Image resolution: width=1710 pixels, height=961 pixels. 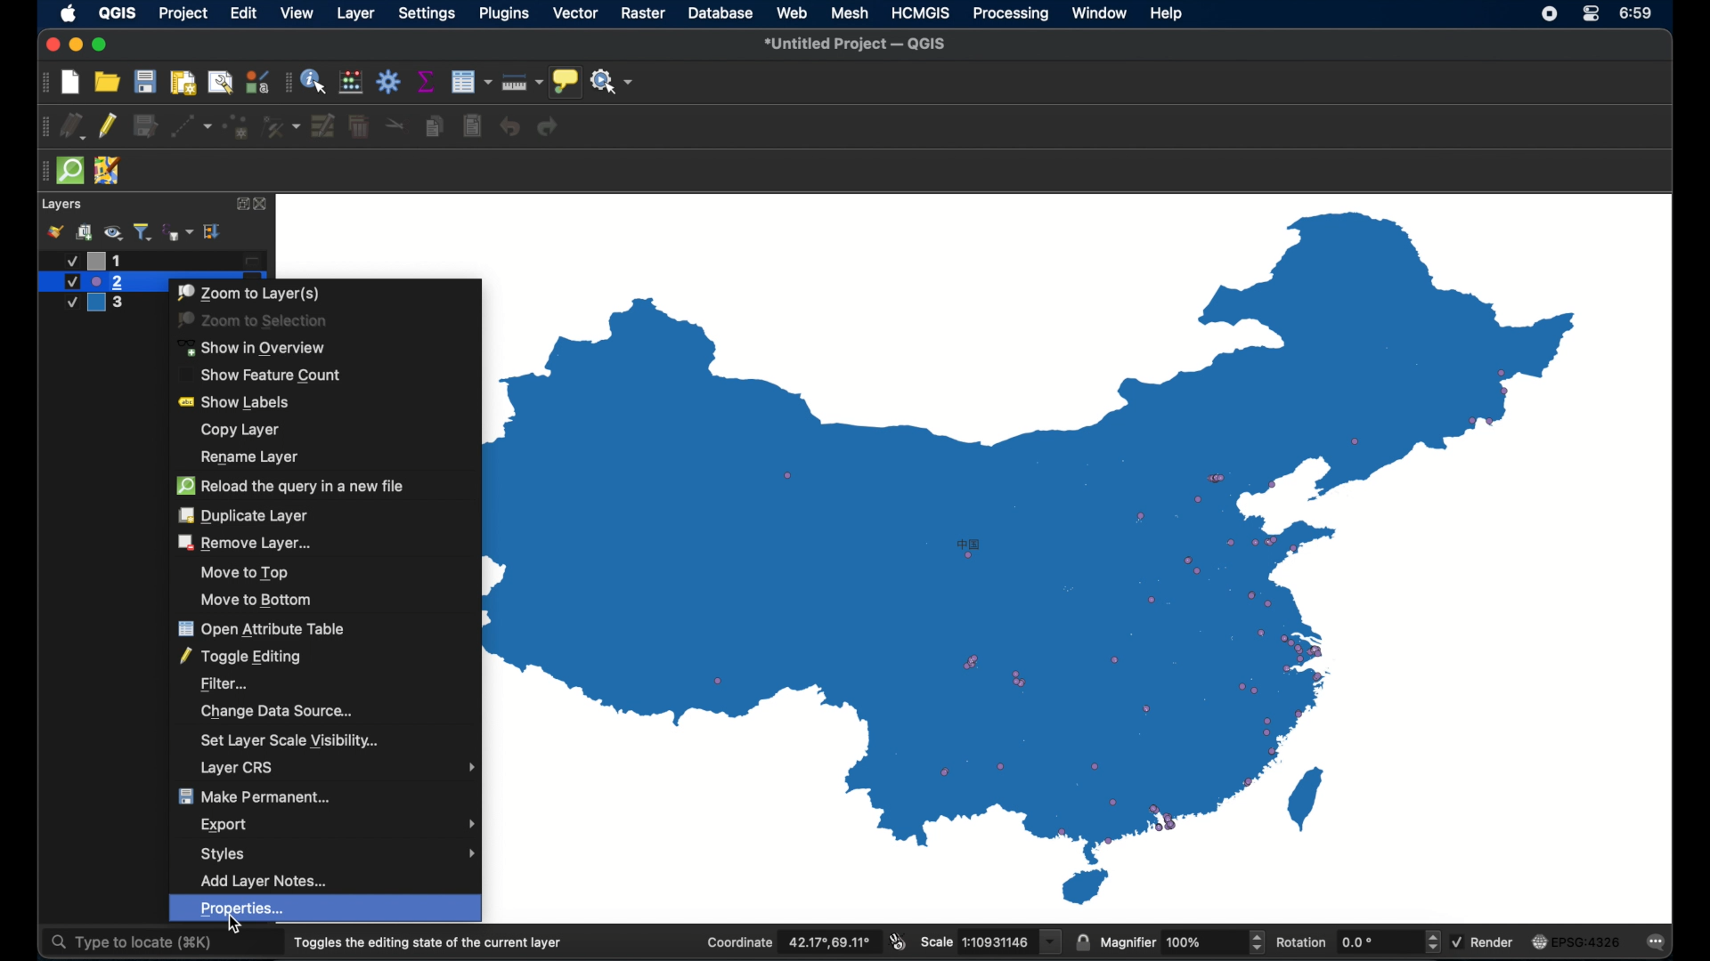 I want to click on database, so click(x=721, y=13).